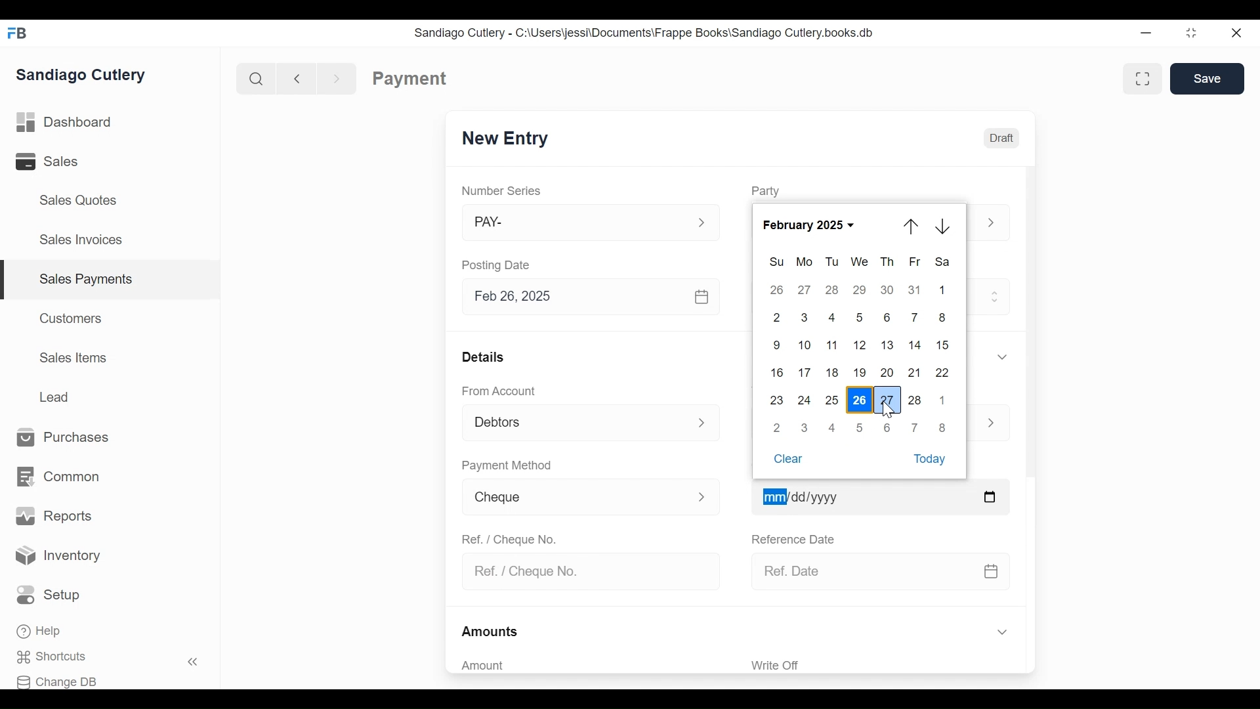 The width and height of the screenshot is (1260, 709). What do you see at coordinates (996, 295) in the screenshot?
I see `Expand` at bounding box center [996, 295].